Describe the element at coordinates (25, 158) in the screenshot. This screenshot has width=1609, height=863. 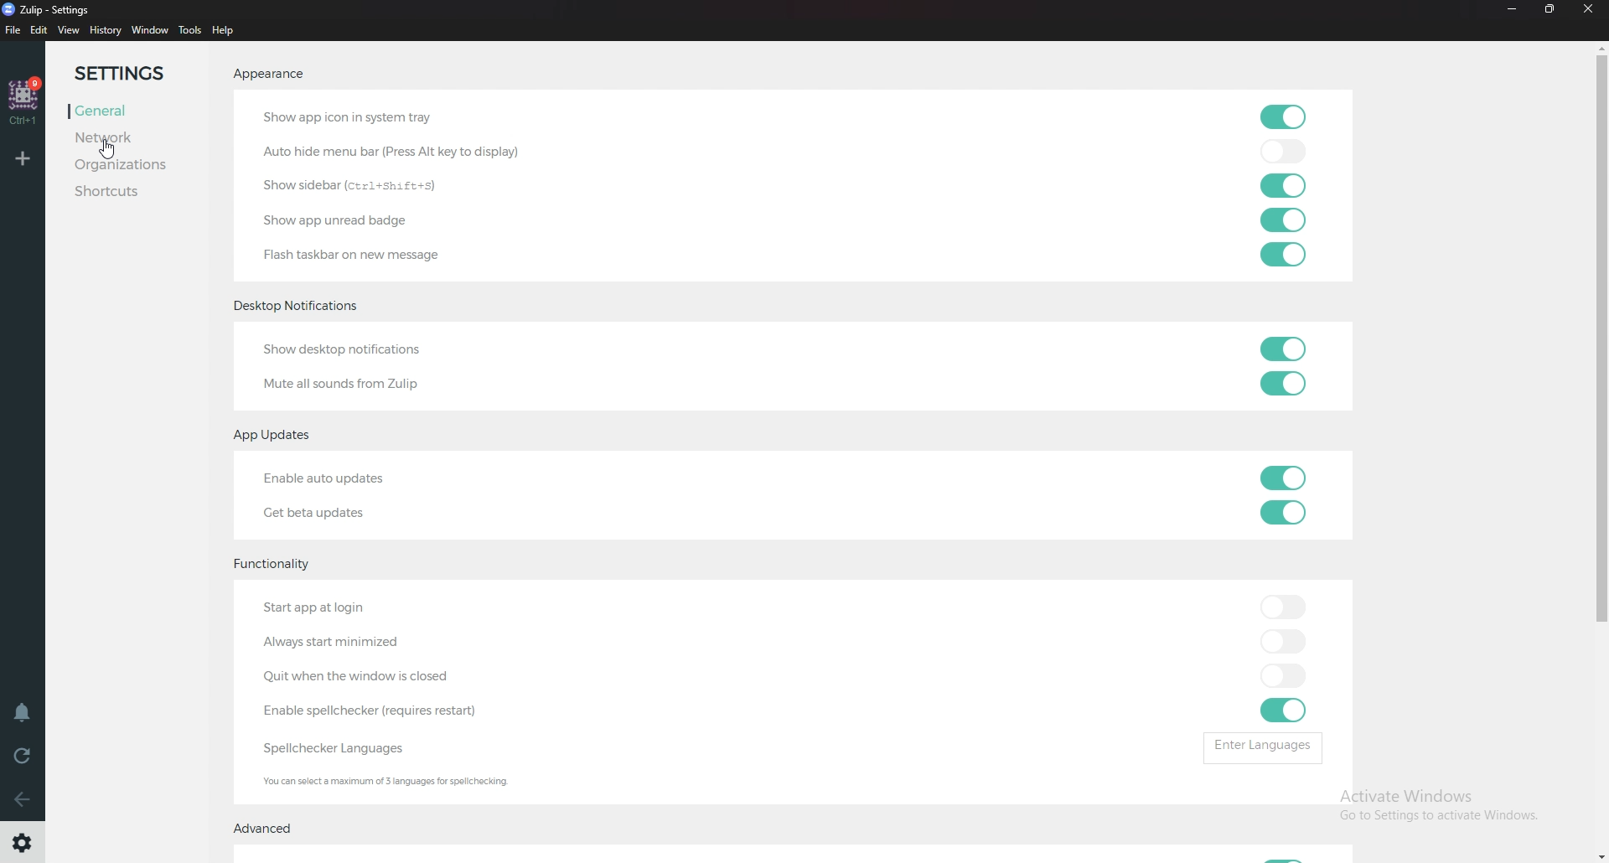
I see `Add organization` at that location.